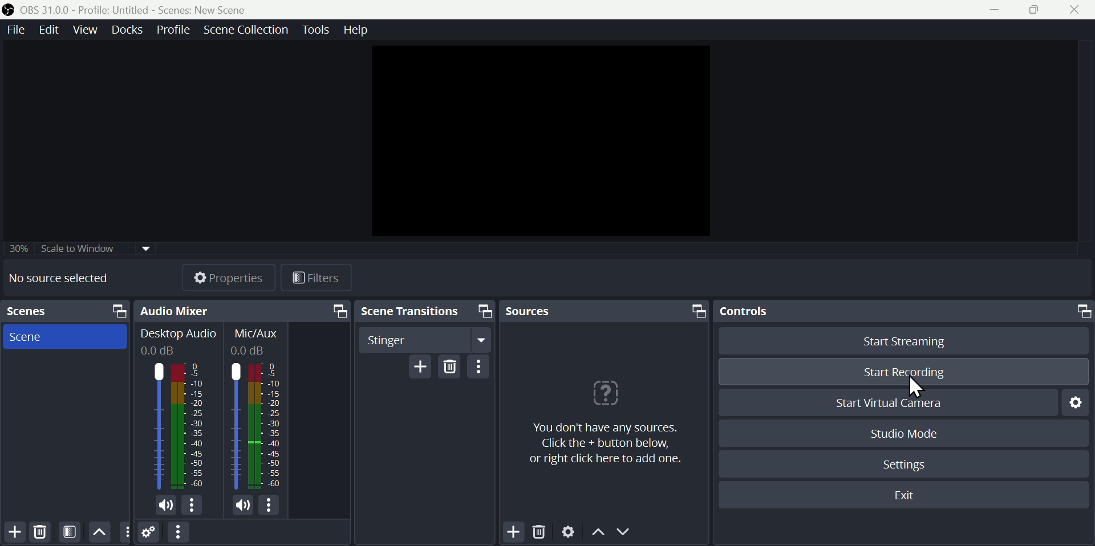 This screenshot has height=546, width=1095. I want to click on Docks, so click(127, 29).